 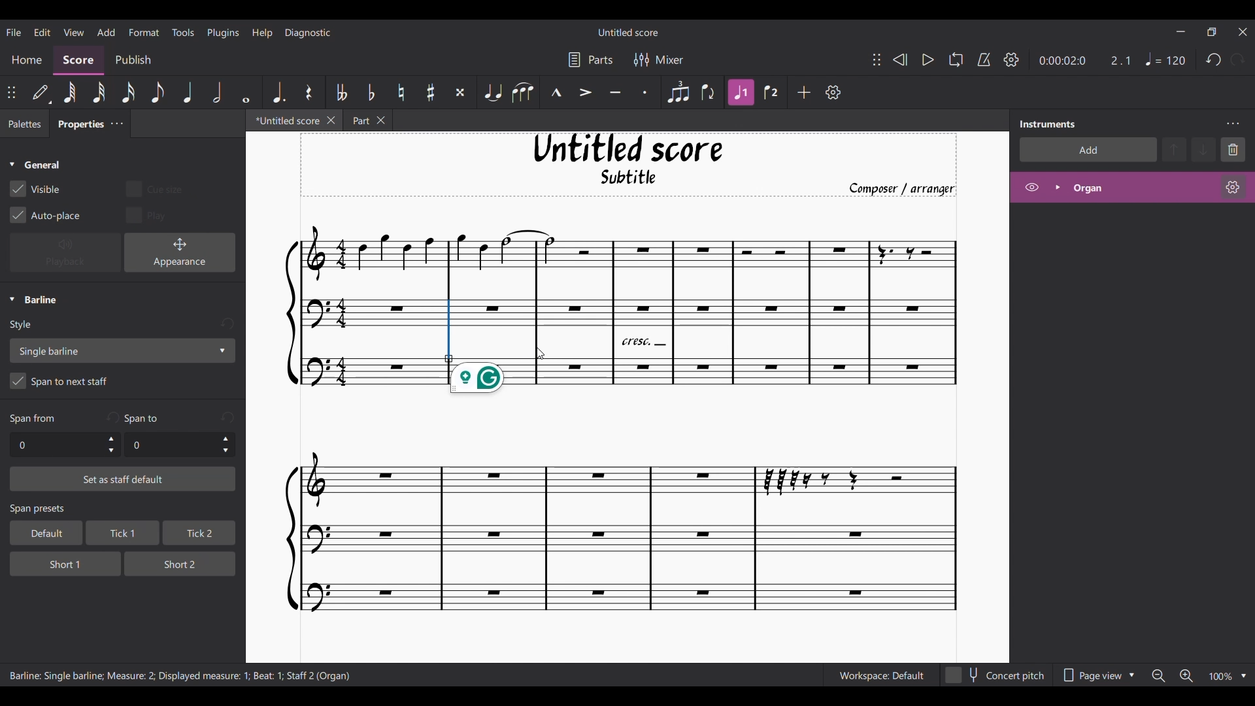 What do you see at coordinates (1237, 59) in the screenshot?
I see `Redo` at bounding box center [1237, 59].